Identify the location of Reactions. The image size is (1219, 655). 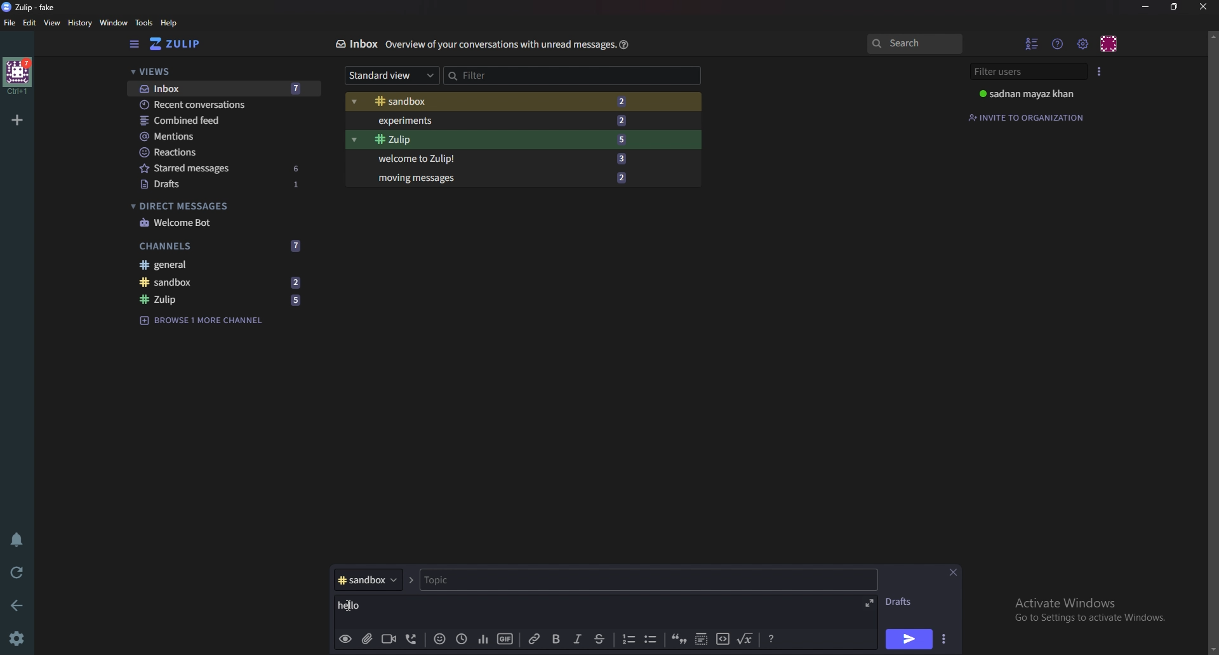
(221, 152).